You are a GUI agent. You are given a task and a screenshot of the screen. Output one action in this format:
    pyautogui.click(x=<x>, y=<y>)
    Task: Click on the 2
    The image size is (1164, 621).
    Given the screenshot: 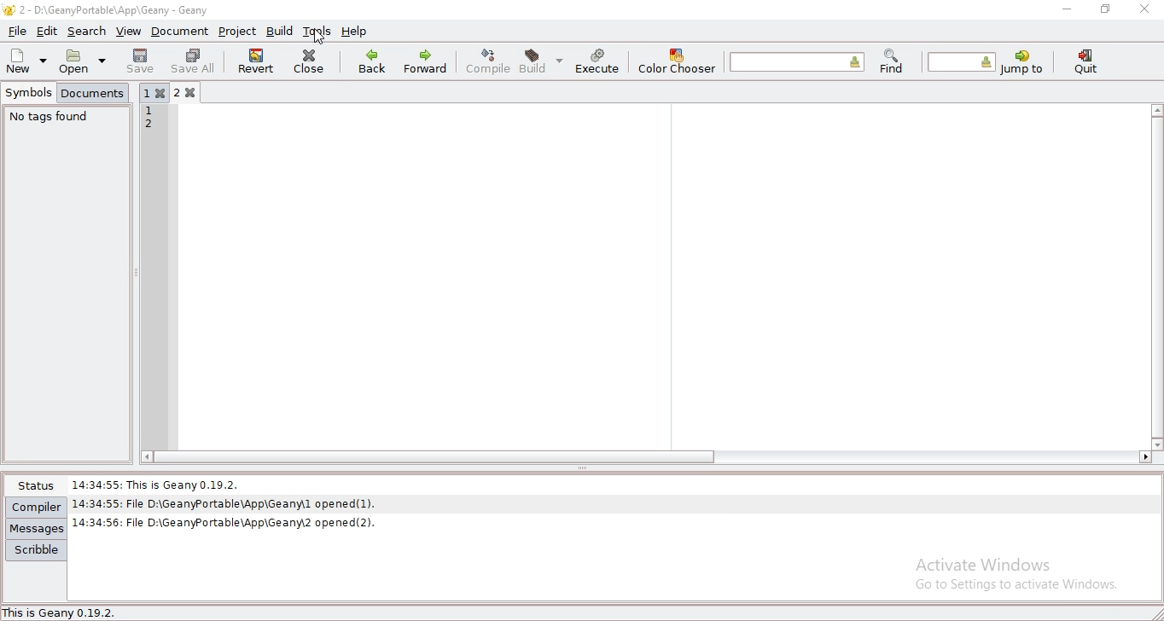 What is the action you would take?
    pyautogui.click(x=191, y=92)
    